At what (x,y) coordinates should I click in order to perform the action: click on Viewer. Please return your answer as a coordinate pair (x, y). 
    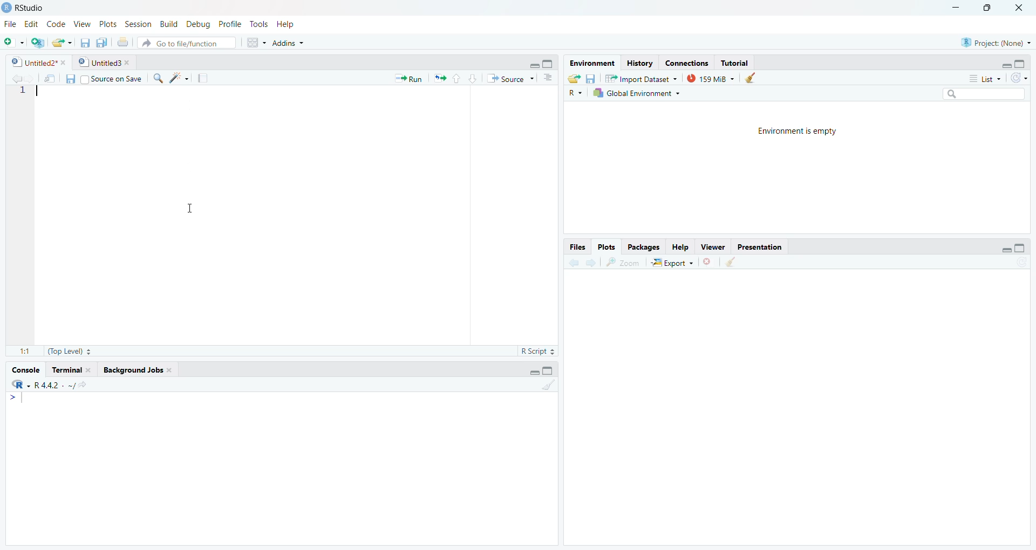
    Looking at the image, I should click on (715, 247).